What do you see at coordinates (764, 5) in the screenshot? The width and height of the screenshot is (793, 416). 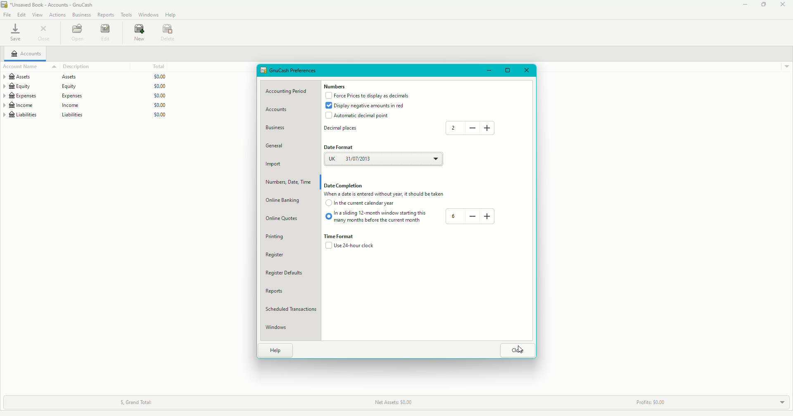 I see `Restore` at bounding box center [764, 5].